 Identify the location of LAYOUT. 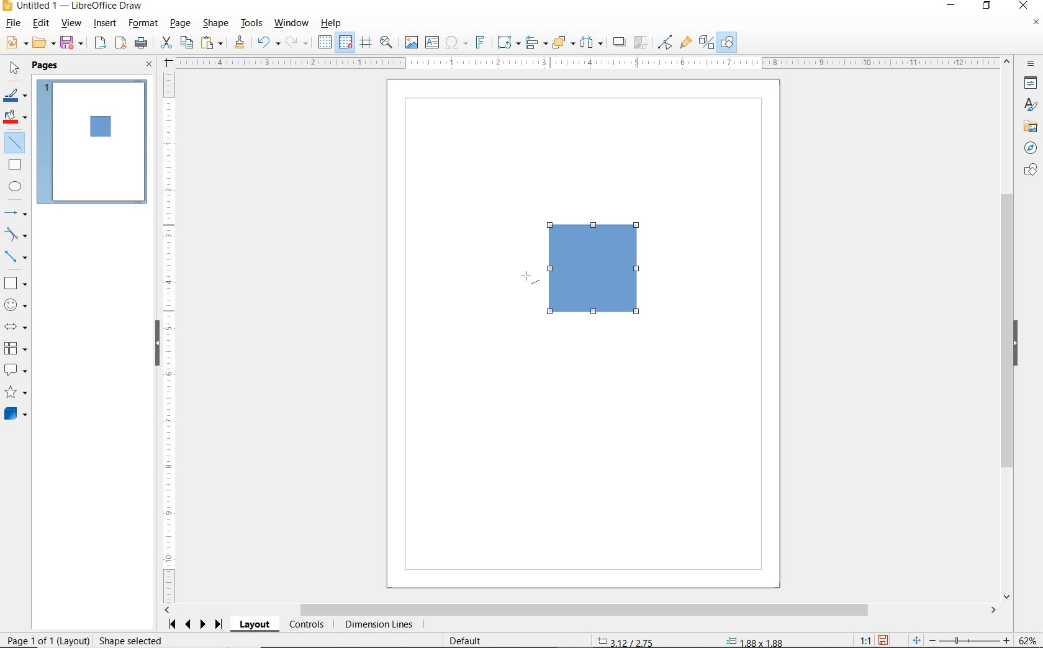
(256, 624).